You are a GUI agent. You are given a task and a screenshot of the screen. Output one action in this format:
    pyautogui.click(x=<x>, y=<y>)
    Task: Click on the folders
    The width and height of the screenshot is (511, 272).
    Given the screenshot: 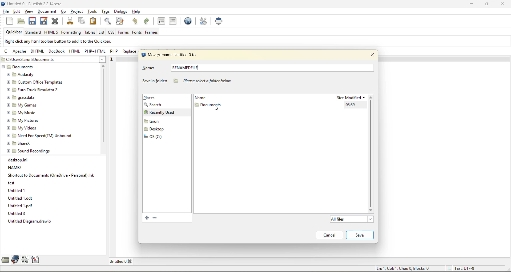 What is the action you would take?
    pyautogui.click(x=157, y=129)
    